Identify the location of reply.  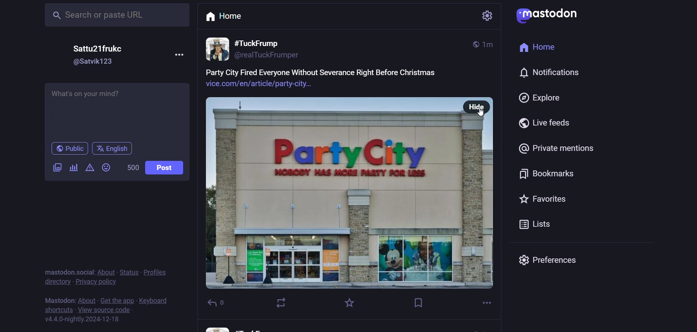
(224, 304).